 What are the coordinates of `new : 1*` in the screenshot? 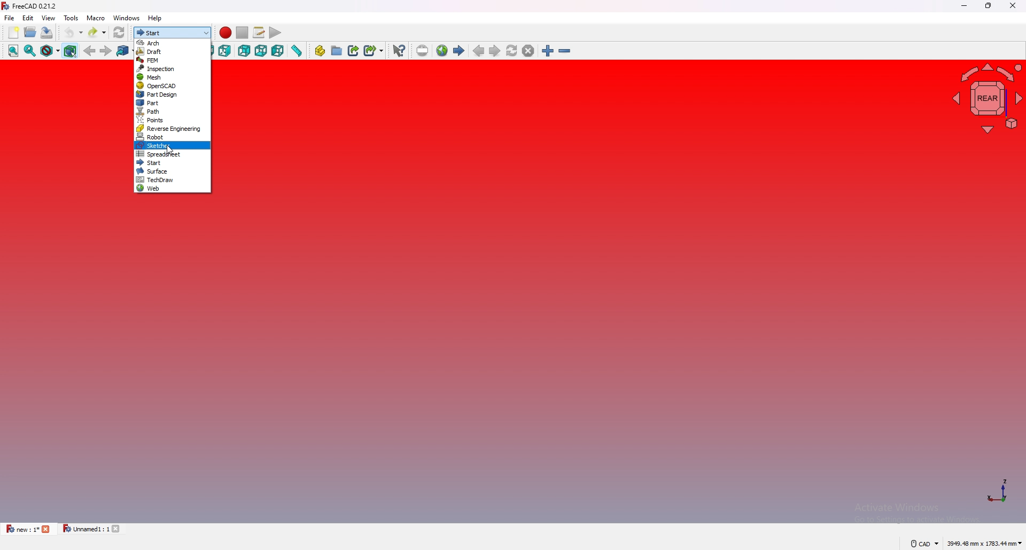 It's located at (22, 529).